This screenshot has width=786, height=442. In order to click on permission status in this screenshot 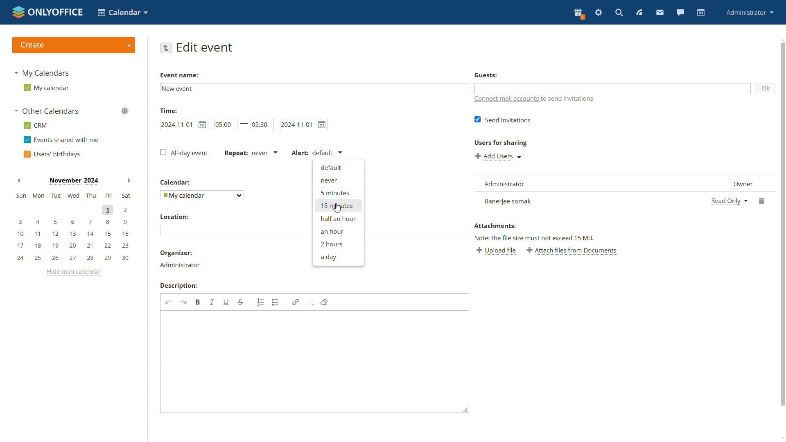, I will do `click(729, 200)`.